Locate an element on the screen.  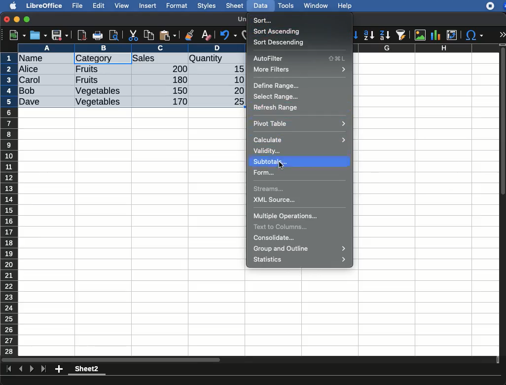
multiple operations is located at coordinates (286, 216).